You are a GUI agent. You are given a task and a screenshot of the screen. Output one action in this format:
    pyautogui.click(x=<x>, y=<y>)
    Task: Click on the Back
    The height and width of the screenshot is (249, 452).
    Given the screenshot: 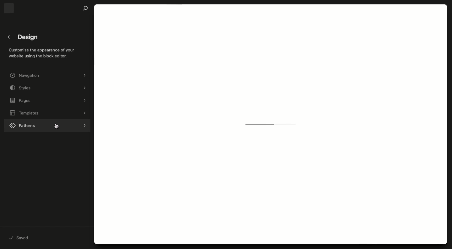 What is the action you would take?
    pyautogui.click(x=9, y=37)
    